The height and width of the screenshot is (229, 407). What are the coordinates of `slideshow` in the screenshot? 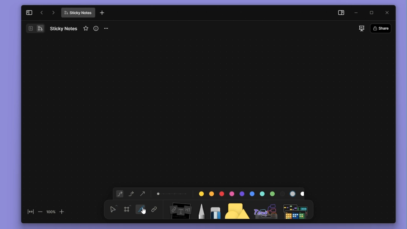 It's located at (361, 28).